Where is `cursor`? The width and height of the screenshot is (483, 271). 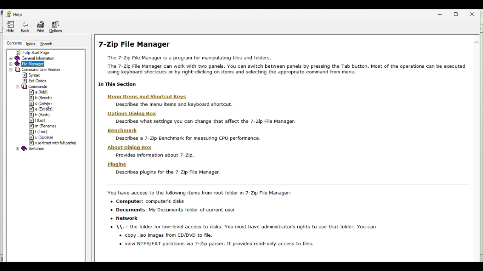
cursor is located at coordinates (47, 108).